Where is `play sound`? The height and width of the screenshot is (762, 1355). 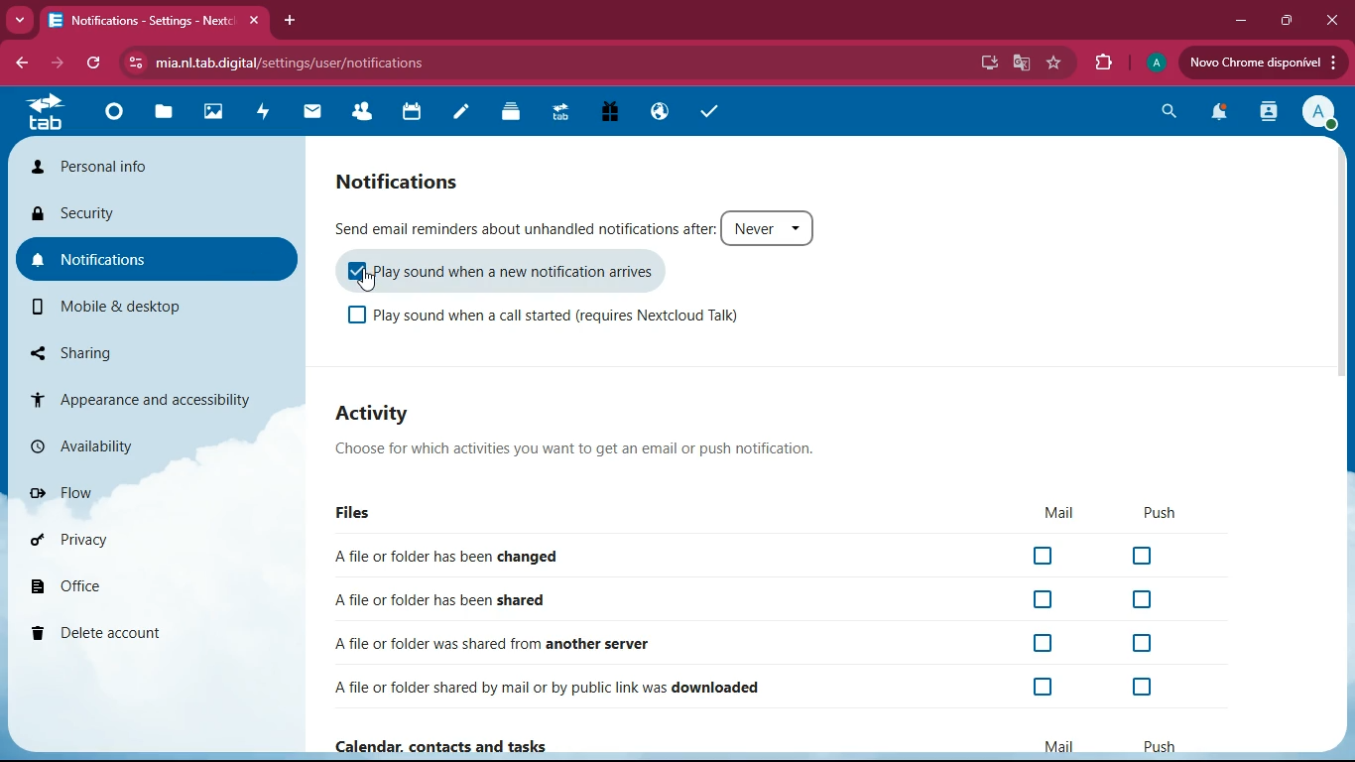
play sound is located at coordinates (536, 275).